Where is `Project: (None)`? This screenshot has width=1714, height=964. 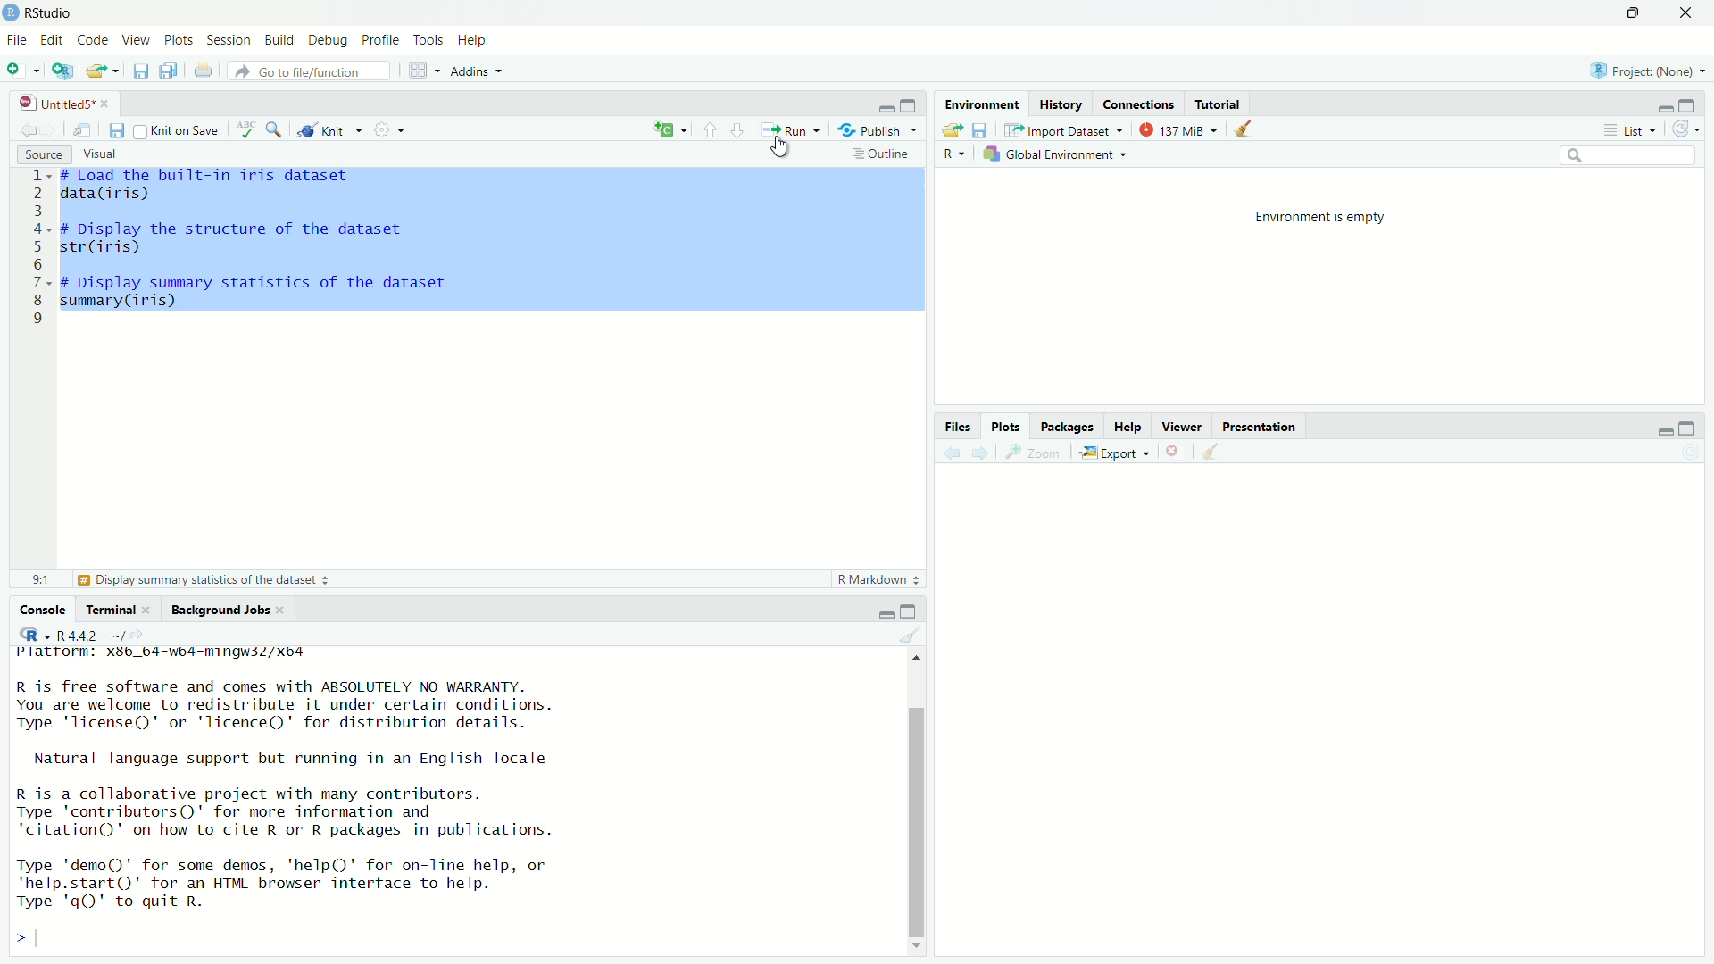 Project: (None) is located at coordinates (1649, 71).